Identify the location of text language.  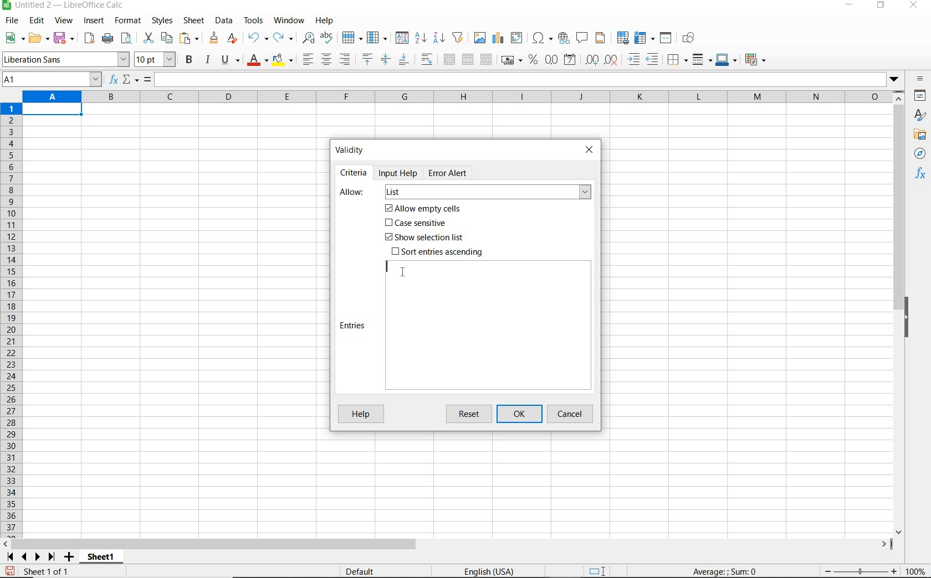
(488, 572).